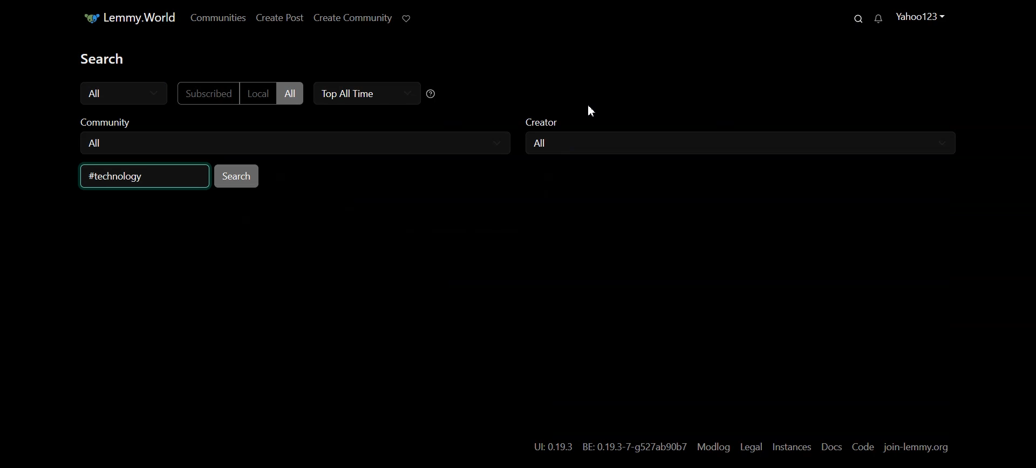 This screenshot has width=1036, height=468. I want to click on Code, so click(863, 446).